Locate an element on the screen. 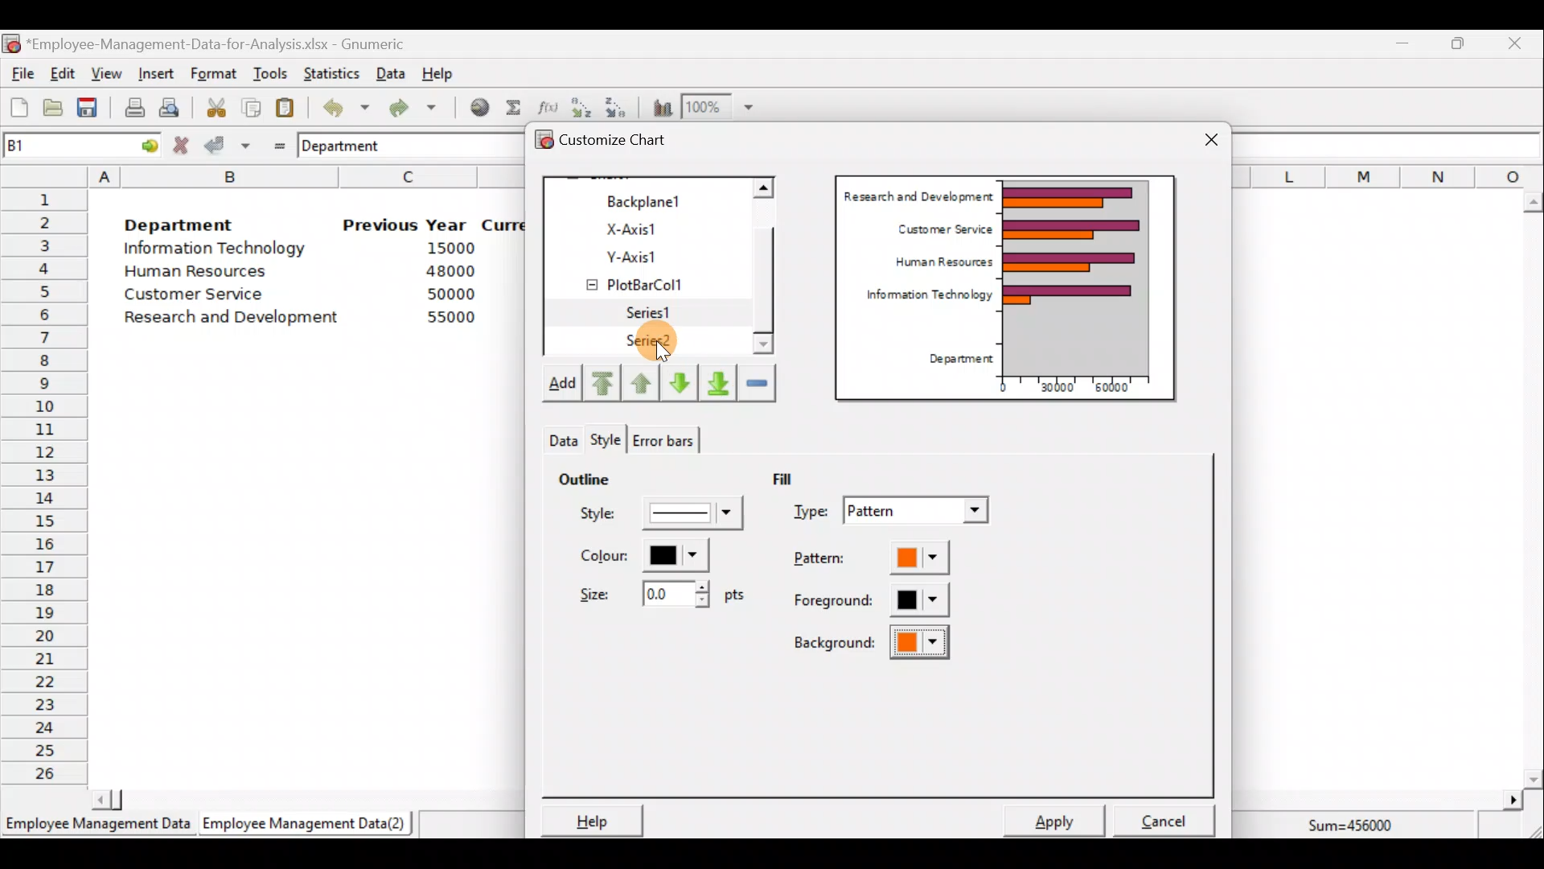 This screenshot has height=869, width=1544. Series2 is located at coordinates (652, 341).